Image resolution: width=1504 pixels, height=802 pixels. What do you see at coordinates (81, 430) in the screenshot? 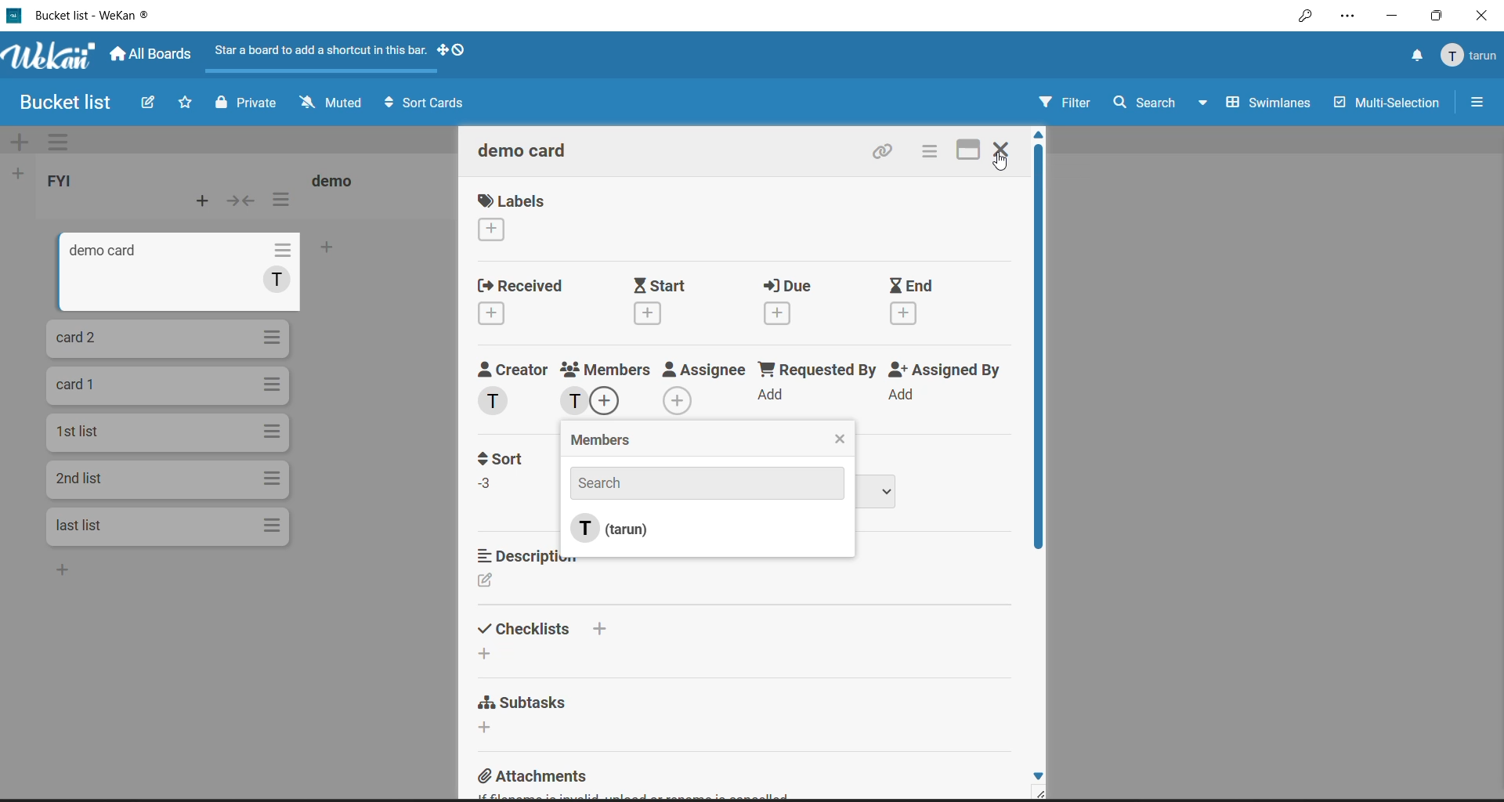
I see `card title` at bounding box center [81, 430].